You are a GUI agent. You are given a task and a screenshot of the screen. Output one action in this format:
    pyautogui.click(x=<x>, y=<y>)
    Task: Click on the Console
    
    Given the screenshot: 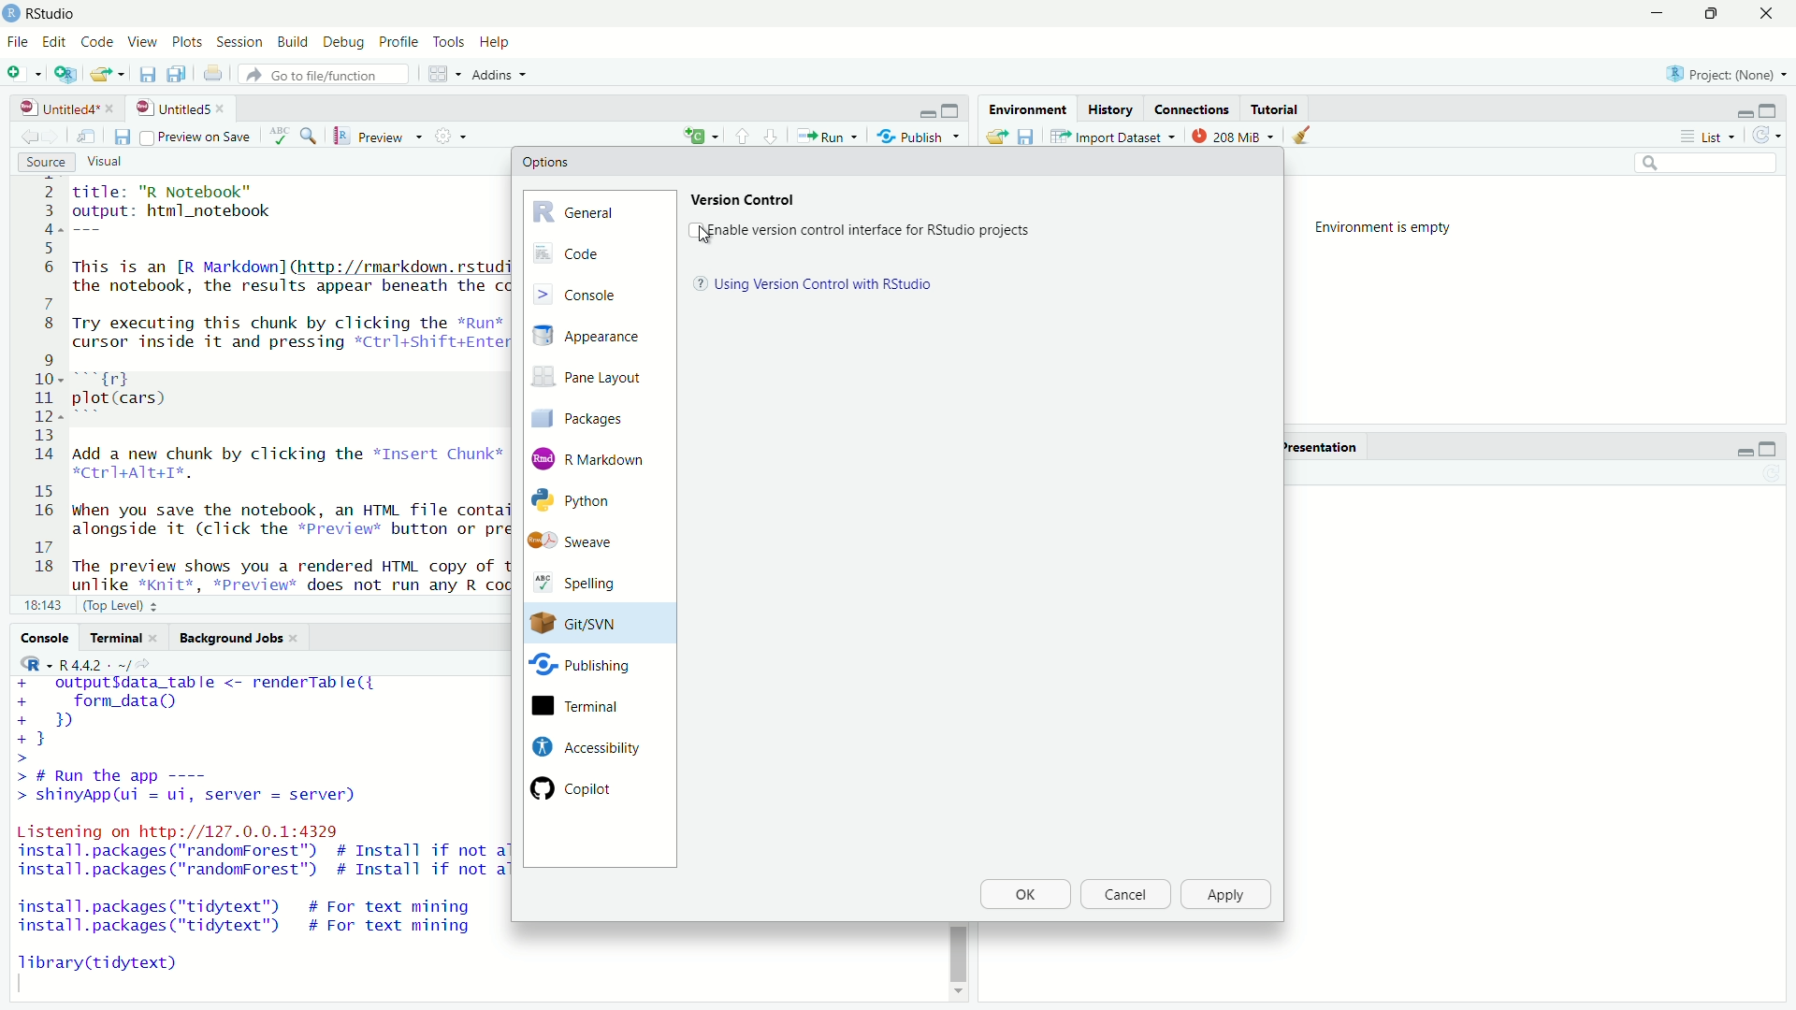 What is the action you would take?
    pyautogui.click(x=45, y=637)
    